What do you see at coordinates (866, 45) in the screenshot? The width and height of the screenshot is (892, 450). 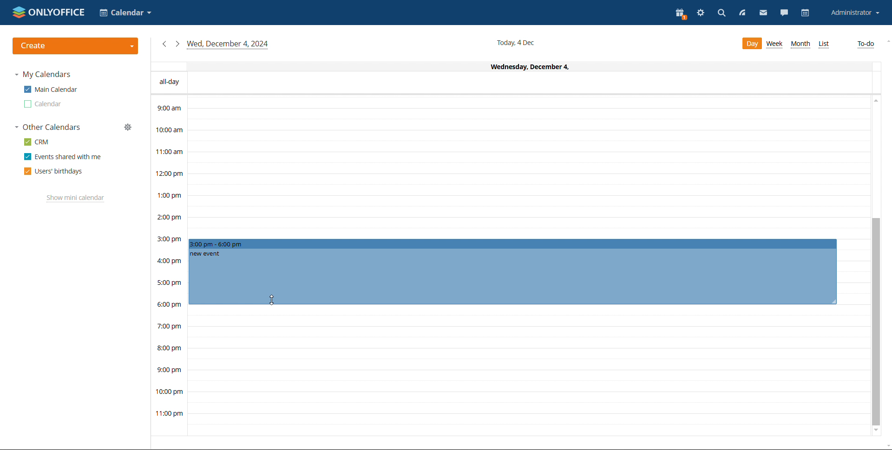 I see `to-do` at bounding box center [866, 45].